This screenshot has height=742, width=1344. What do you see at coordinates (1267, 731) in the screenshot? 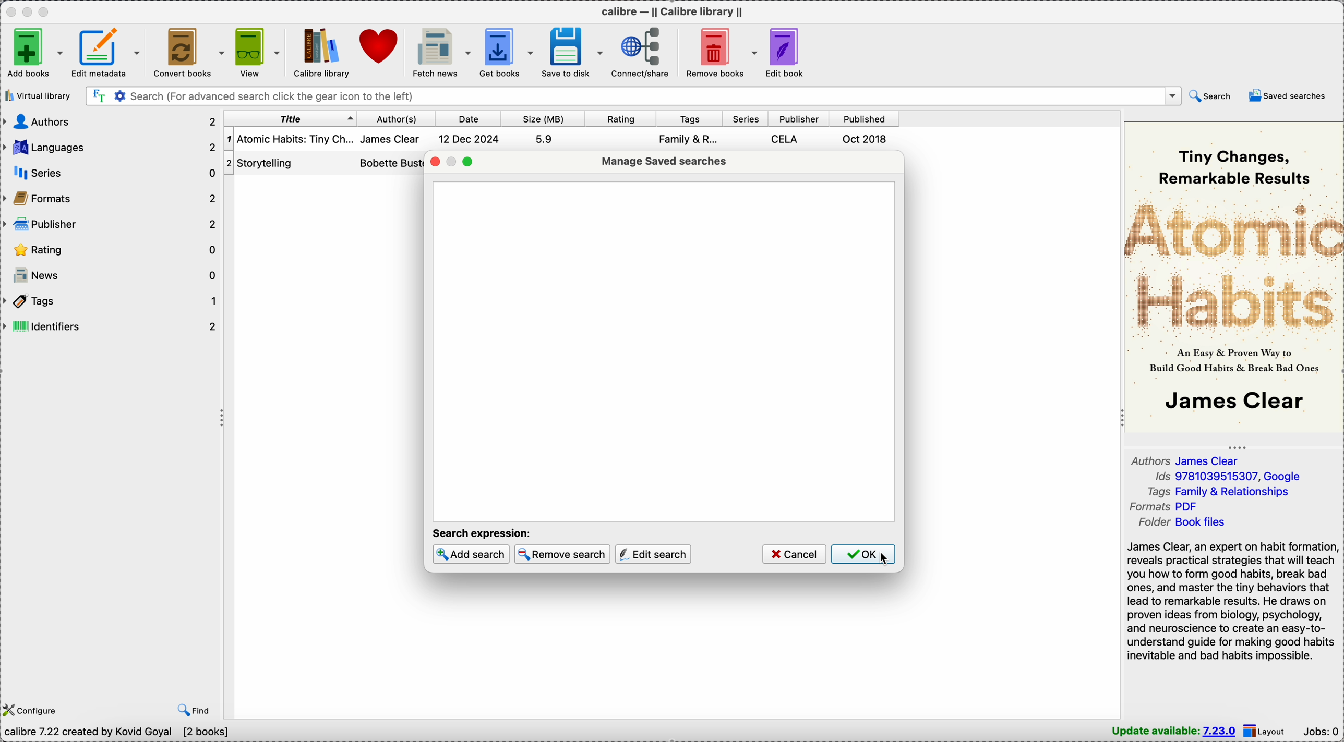
I see `layout` at bounding box center [1267, 731].